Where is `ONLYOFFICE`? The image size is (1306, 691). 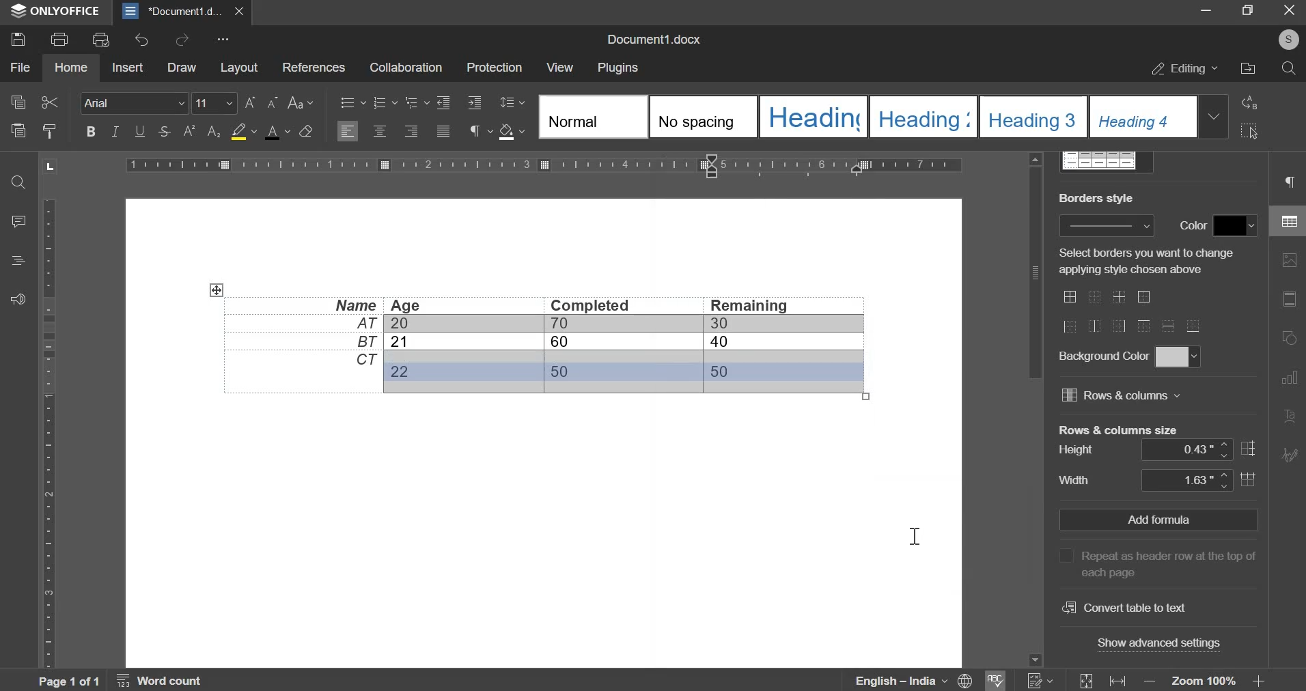
ONLYOFFICE is located at coordinates (67, 12).